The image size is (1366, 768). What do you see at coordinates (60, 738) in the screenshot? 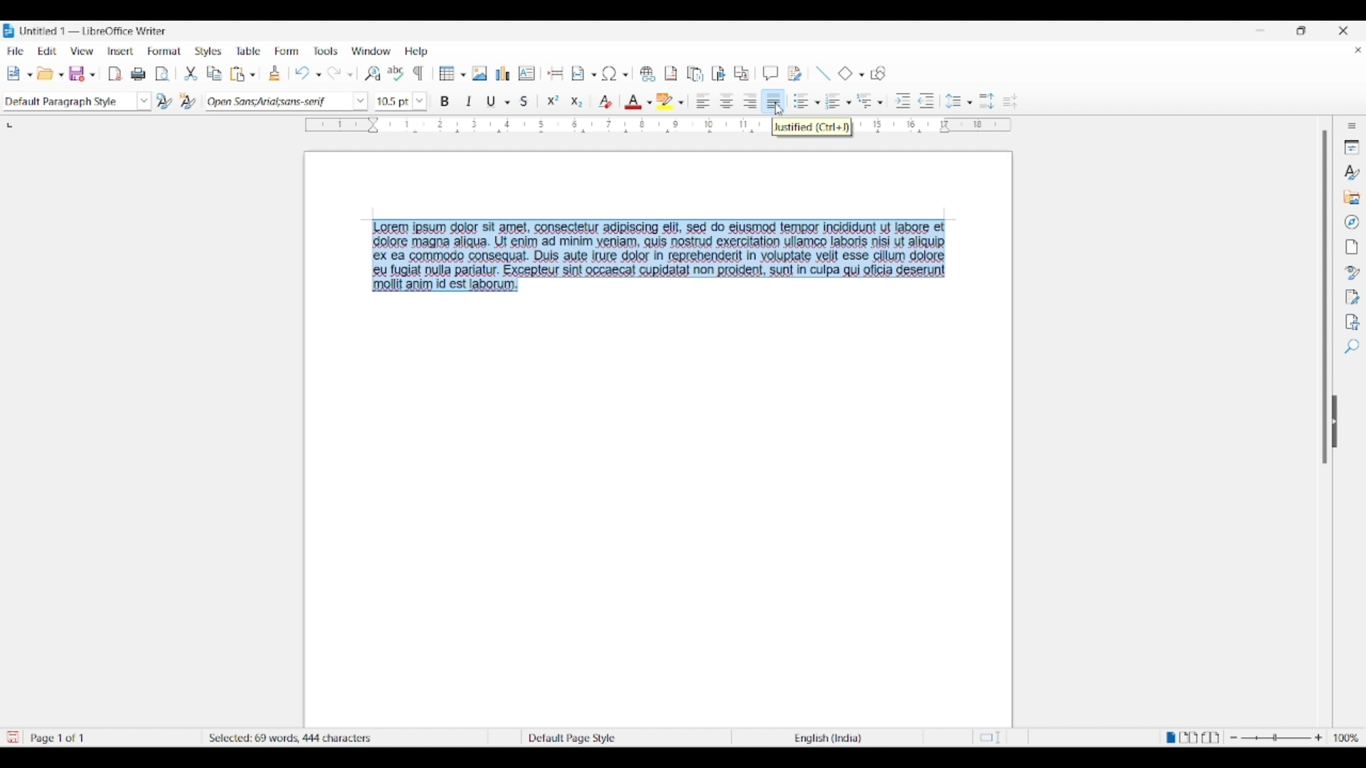
I see `Page 1 of 1` at bounding box center [60, 738].